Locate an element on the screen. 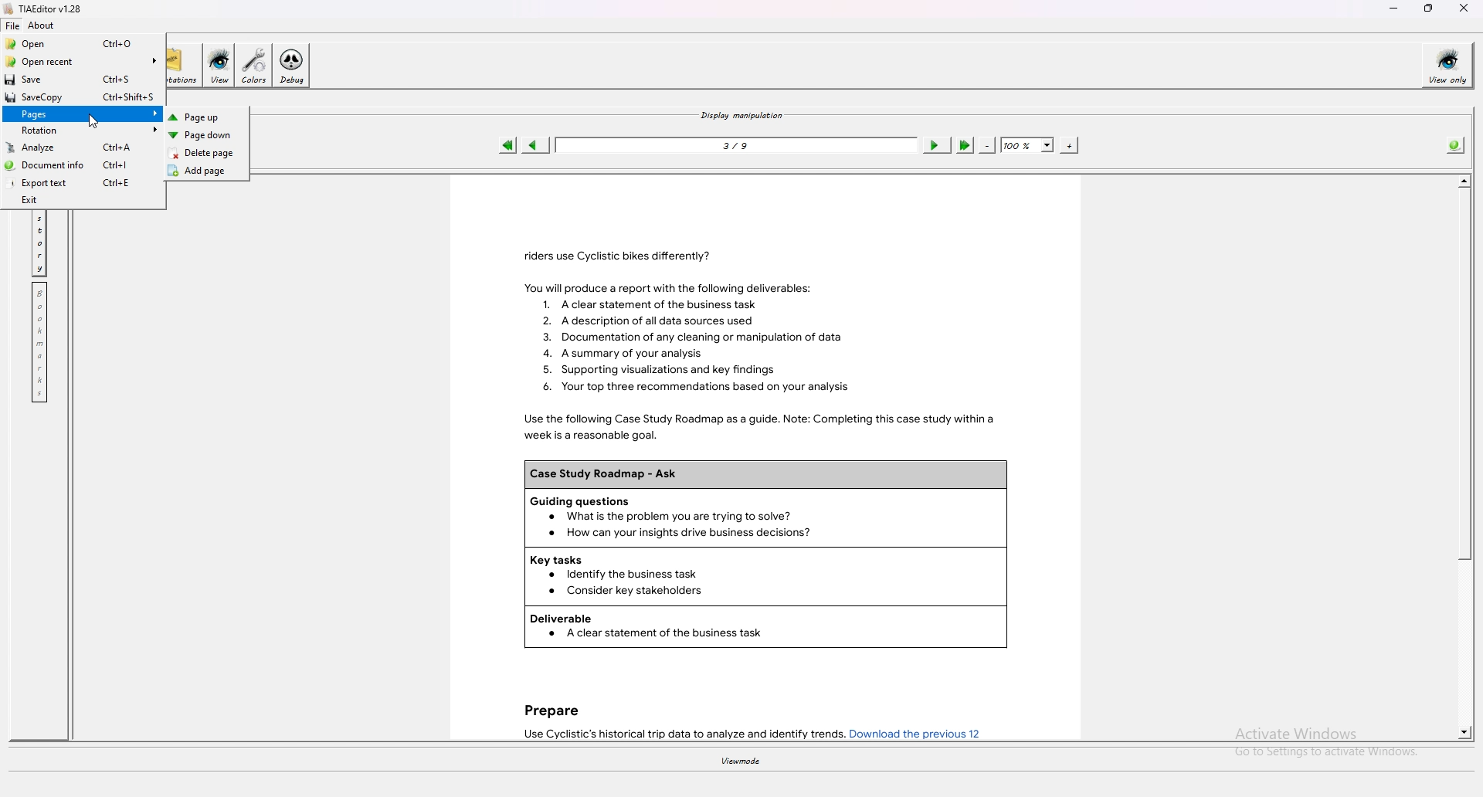 The width and height of the screenshot is (1483, 797). scroll up is located at coordinates (1464, 181).